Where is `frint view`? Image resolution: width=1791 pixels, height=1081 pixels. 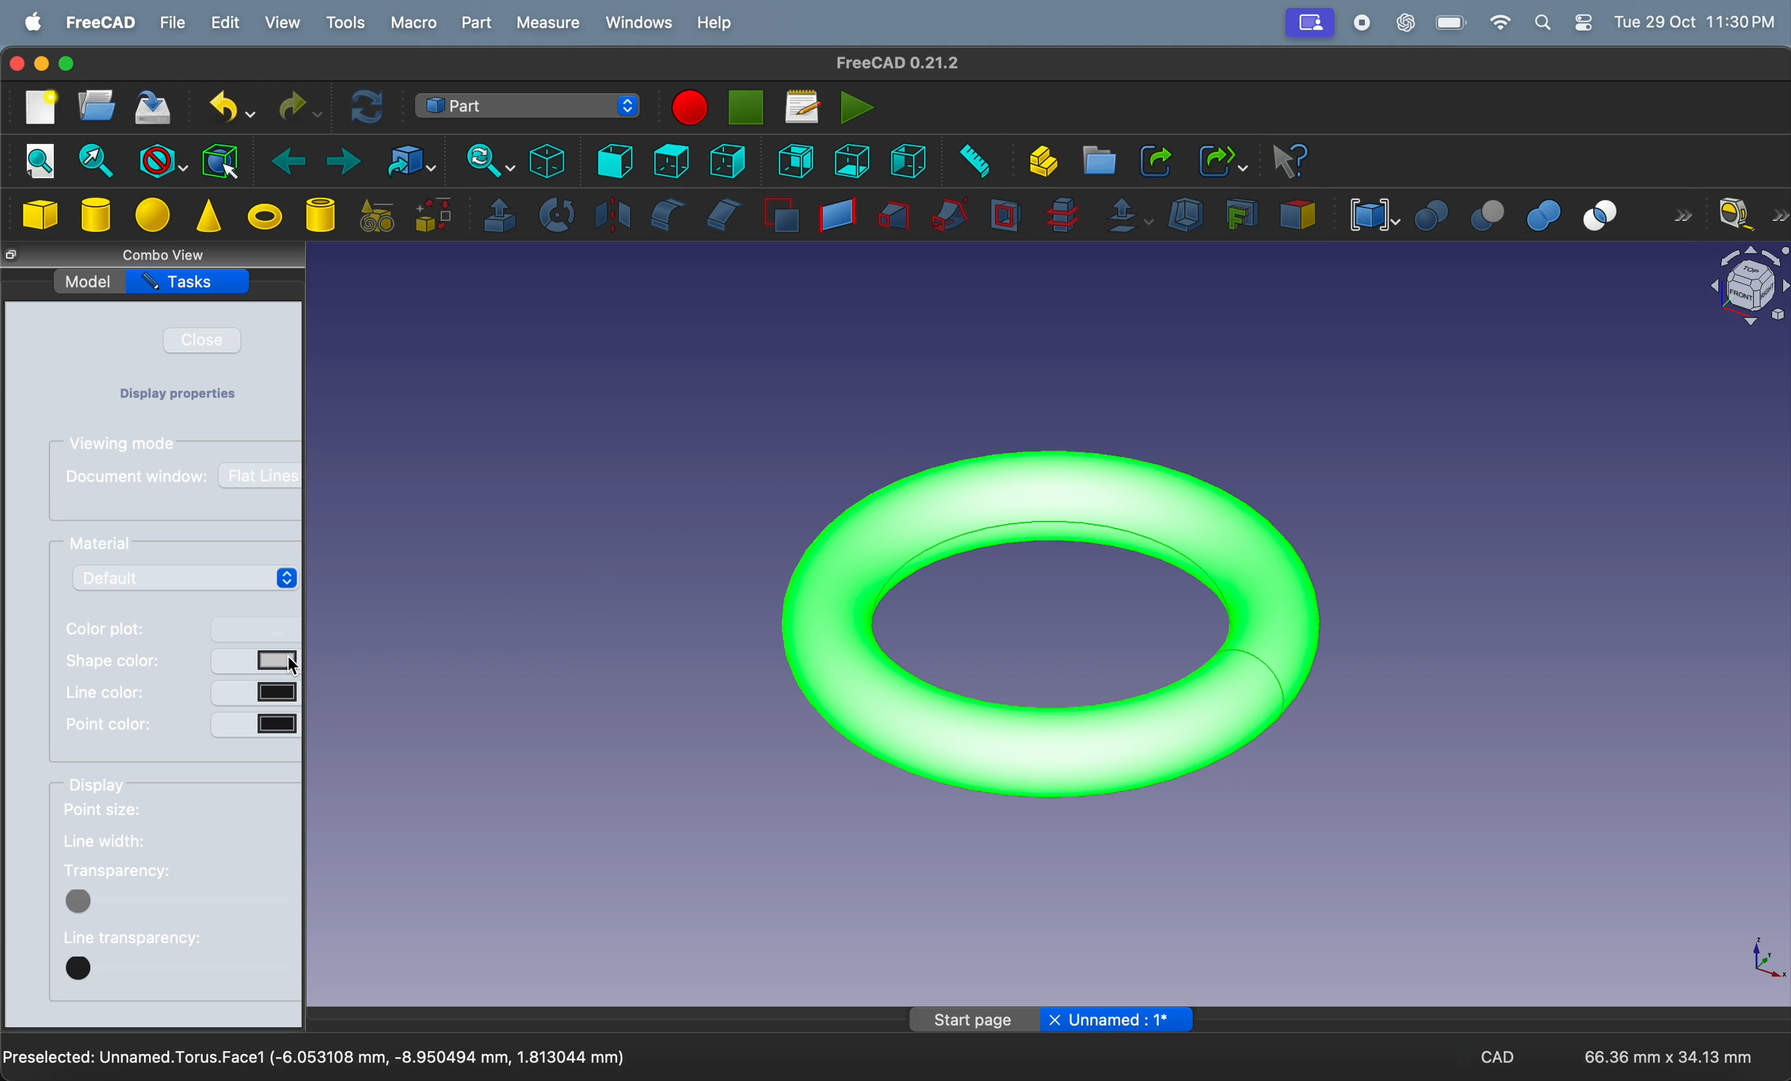 frint view is located at coordinates (609, 161).